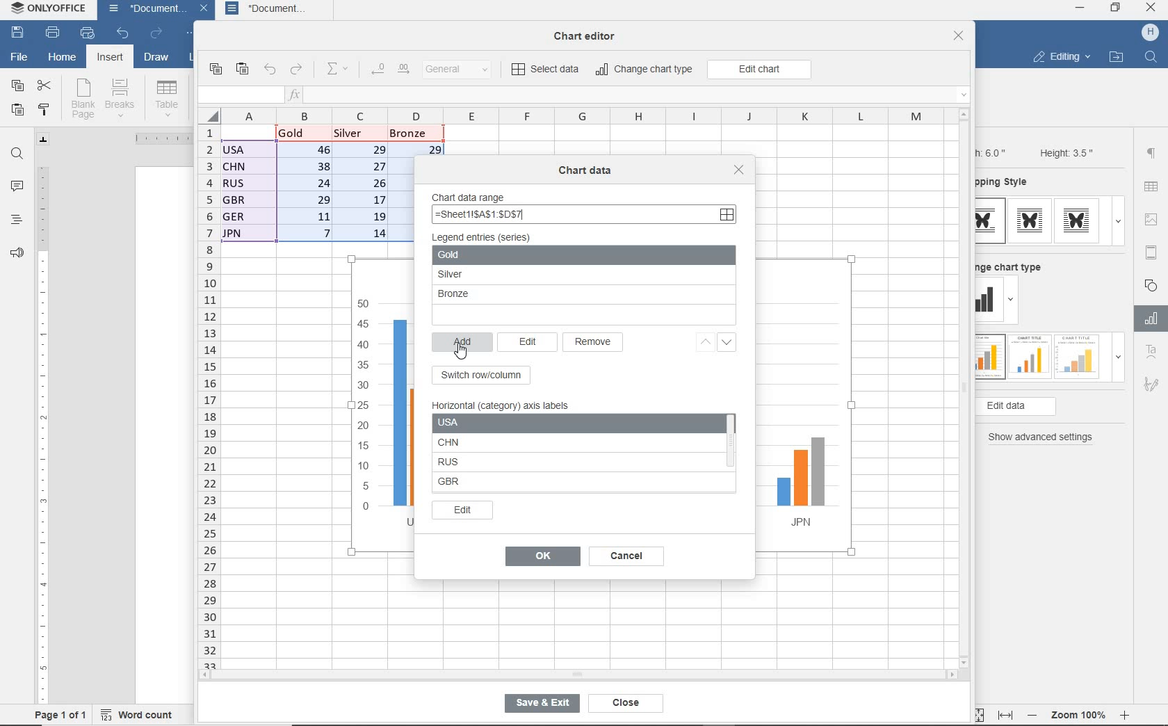  I want to click on undo, so click(122, 34).